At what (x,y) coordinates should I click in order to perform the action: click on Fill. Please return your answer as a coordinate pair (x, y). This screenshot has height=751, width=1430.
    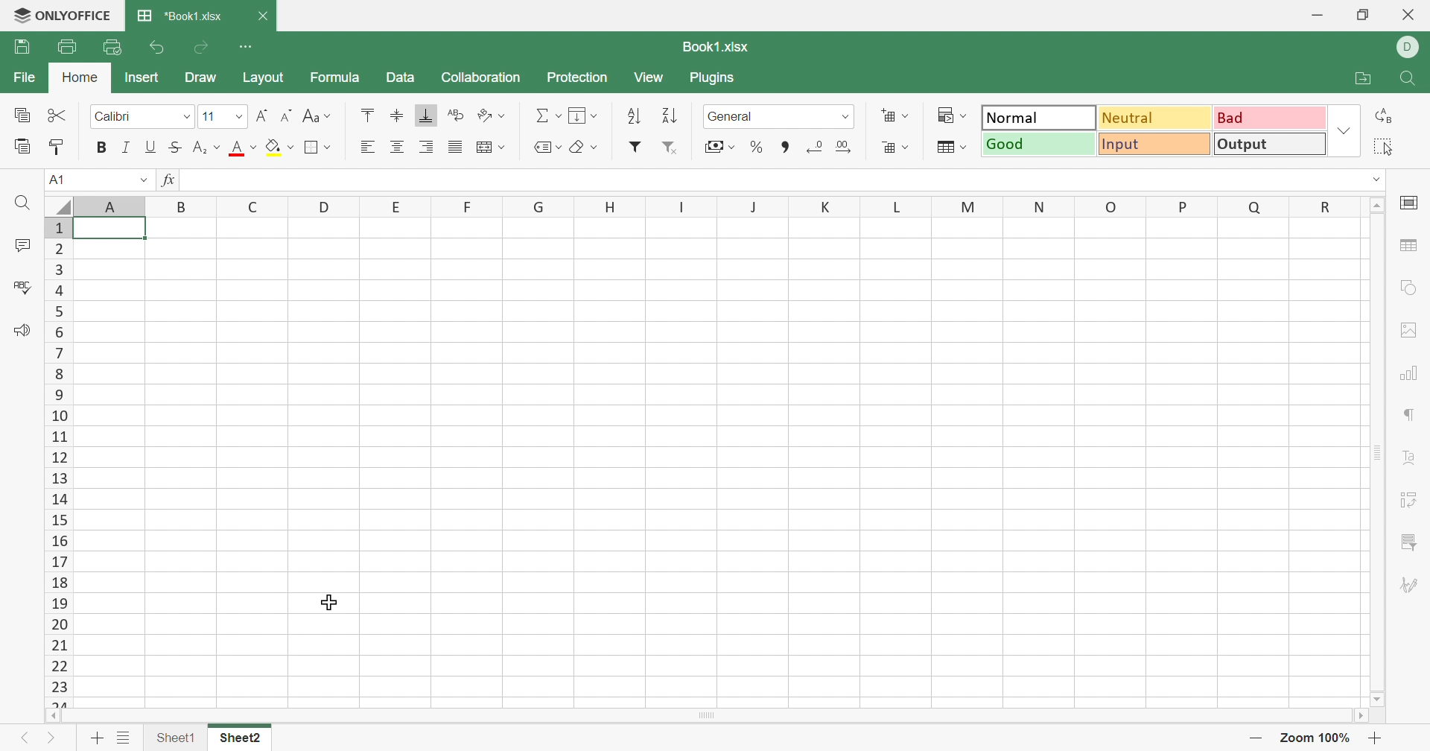
    Looking at the image, I should click on (585, 115).